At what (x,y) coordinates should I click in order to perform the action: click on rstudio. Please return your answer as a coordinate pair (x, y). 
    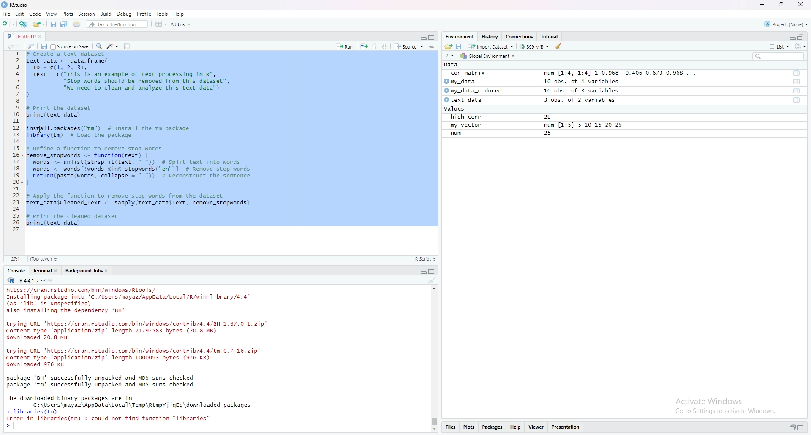
    Looking at the image, I should click on (16, 5).